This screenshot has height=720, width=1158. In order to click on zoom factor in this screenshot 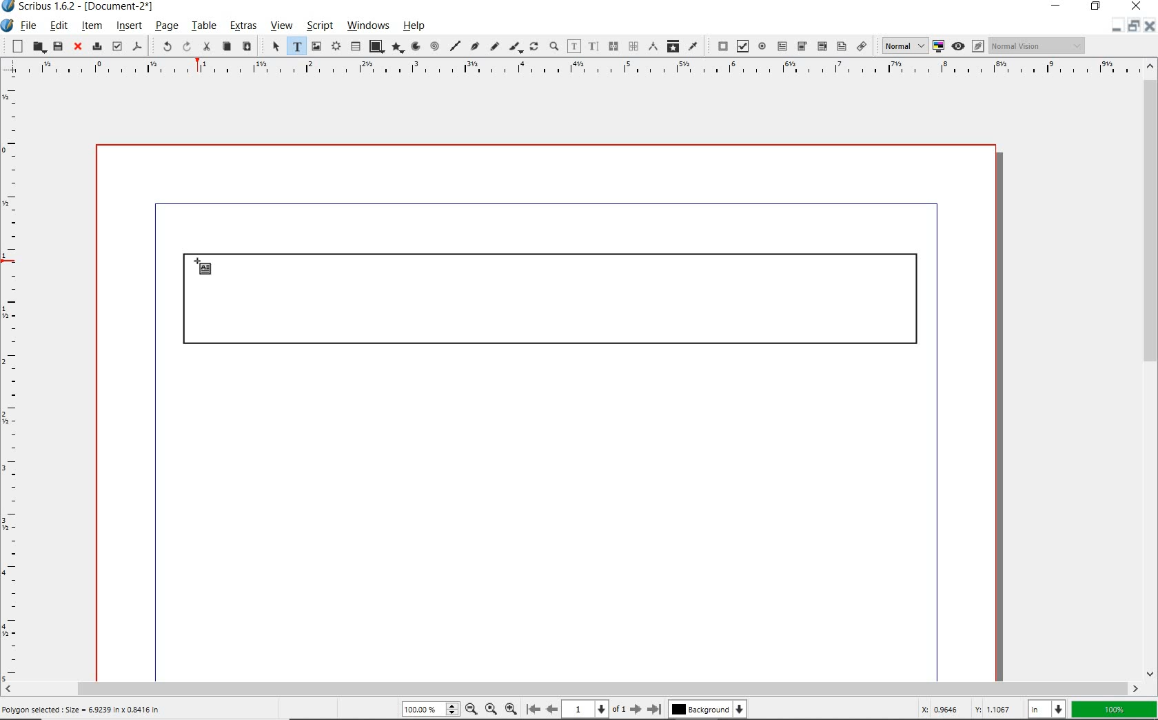, I will do `click(1114, 710)`.